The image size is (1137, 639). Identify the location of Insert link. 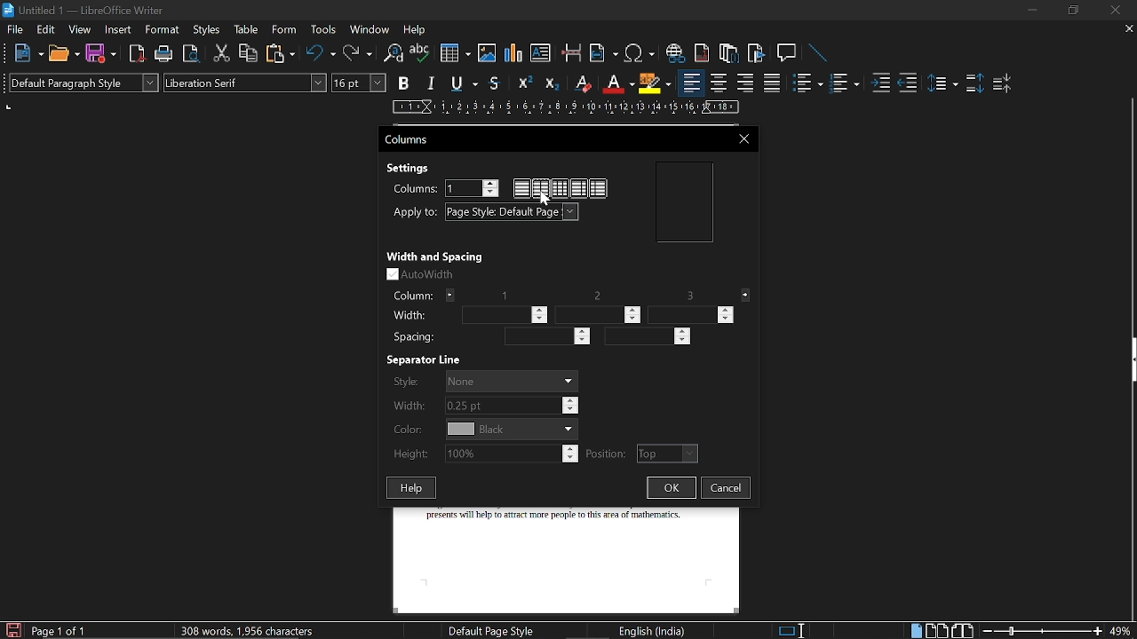
(674, 53).